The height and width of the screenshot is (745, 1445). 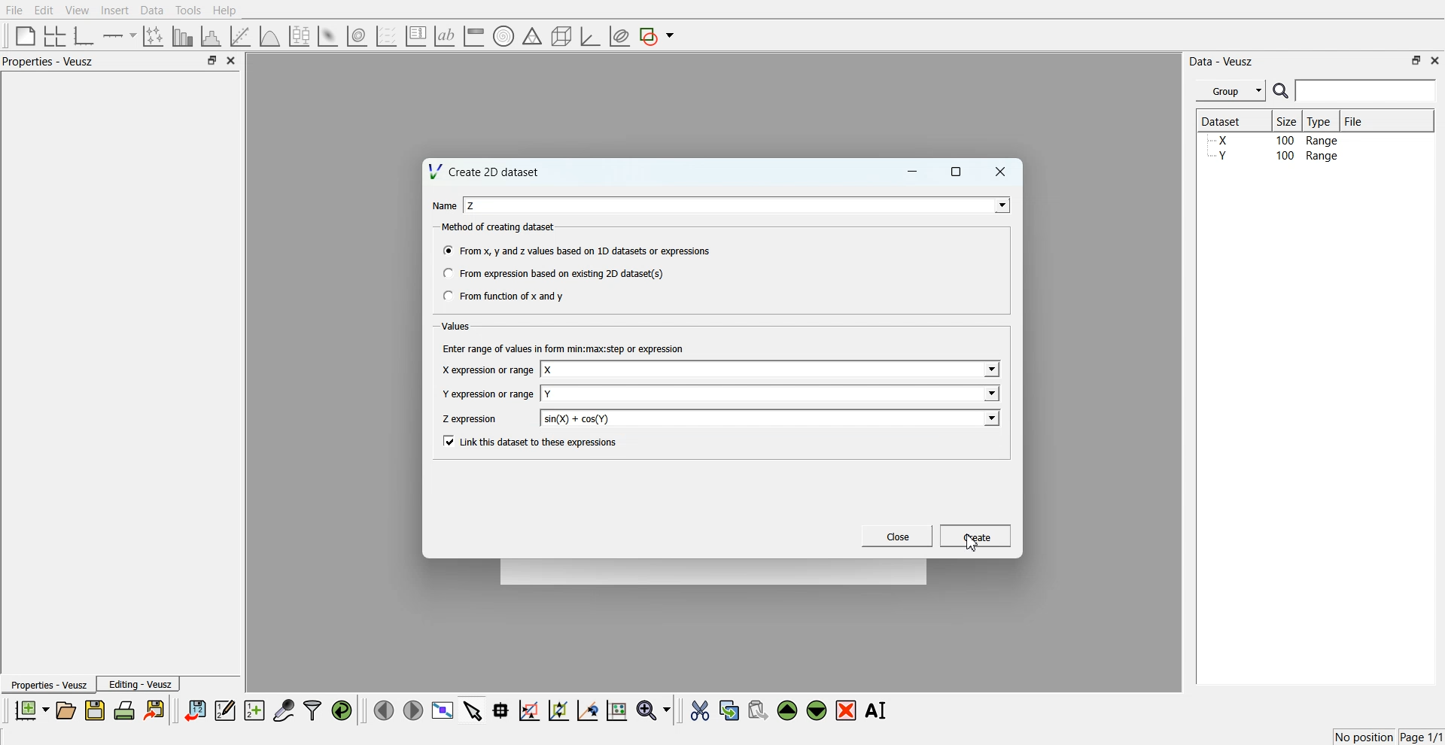 I want to click on Insert, so click(x=114, y=10).